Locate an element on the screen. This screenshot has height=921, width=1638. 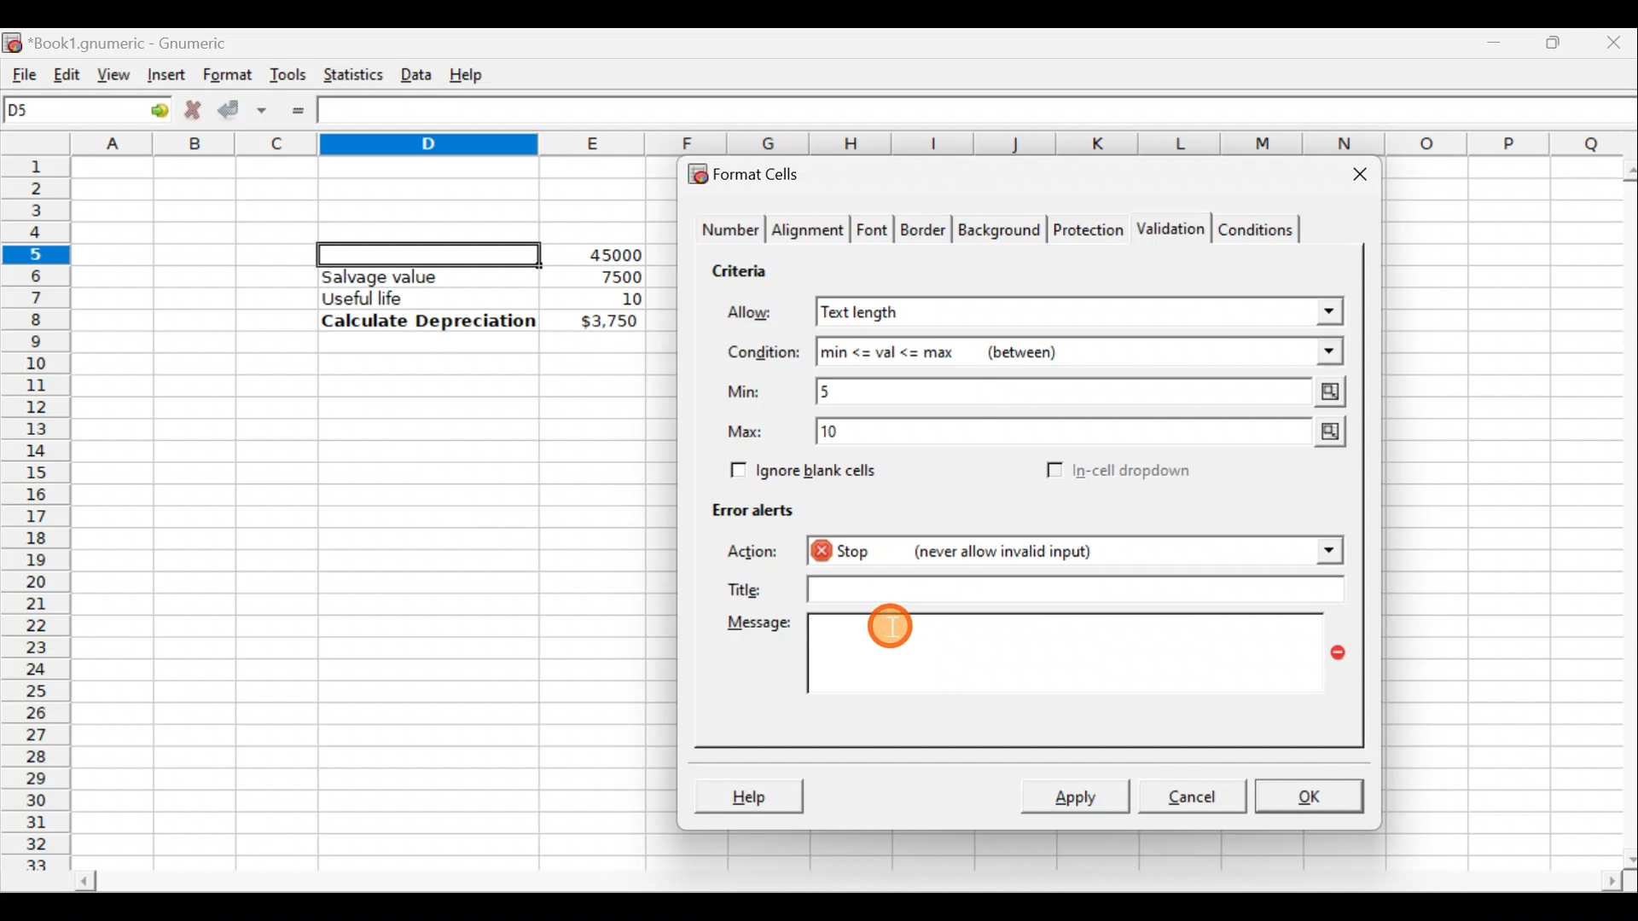
Gnumeric logo is located at coordinates (12, 41).